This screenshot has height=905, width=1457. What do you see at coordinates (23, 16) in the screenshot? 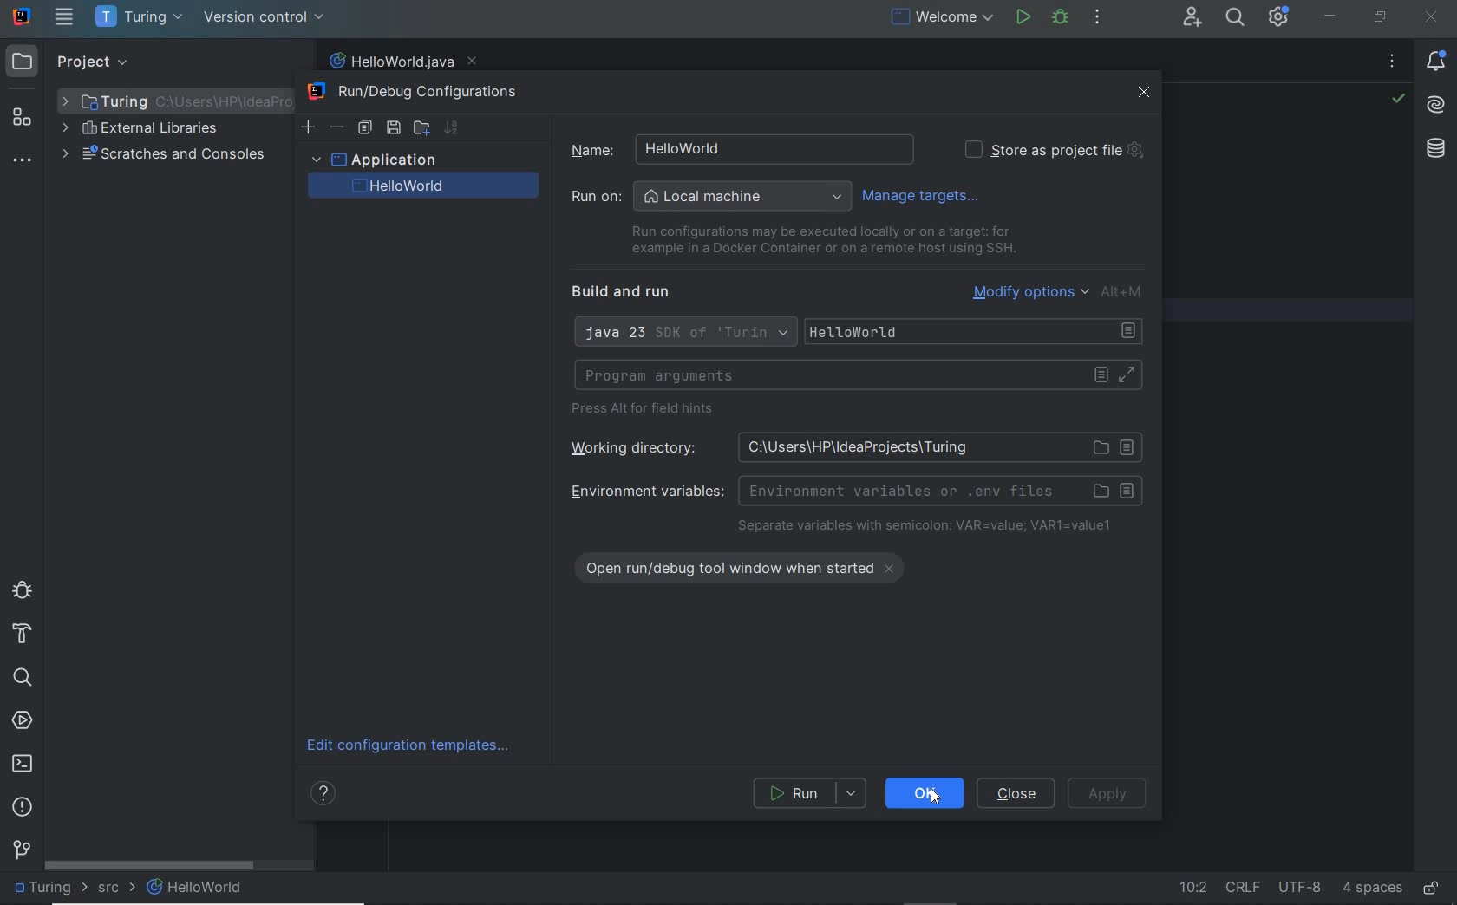
I see `system name` at bounding box center [23, 16].